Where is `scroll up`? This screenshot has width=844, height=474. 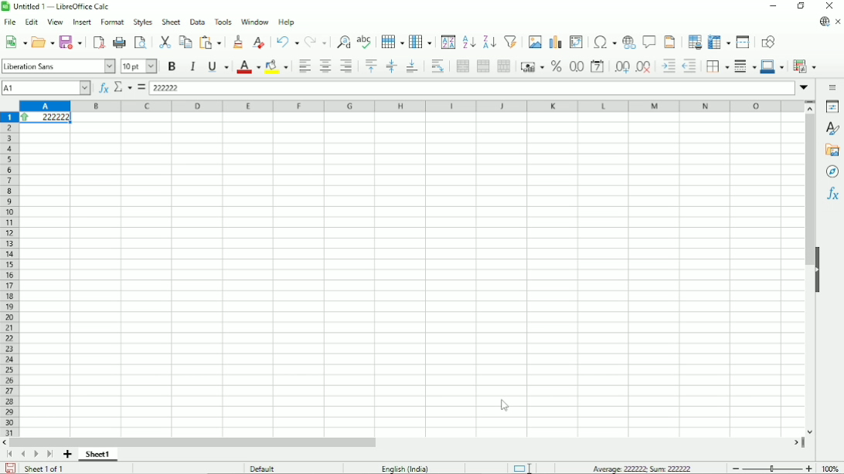
scroll up is located at coordinates (811, 107).